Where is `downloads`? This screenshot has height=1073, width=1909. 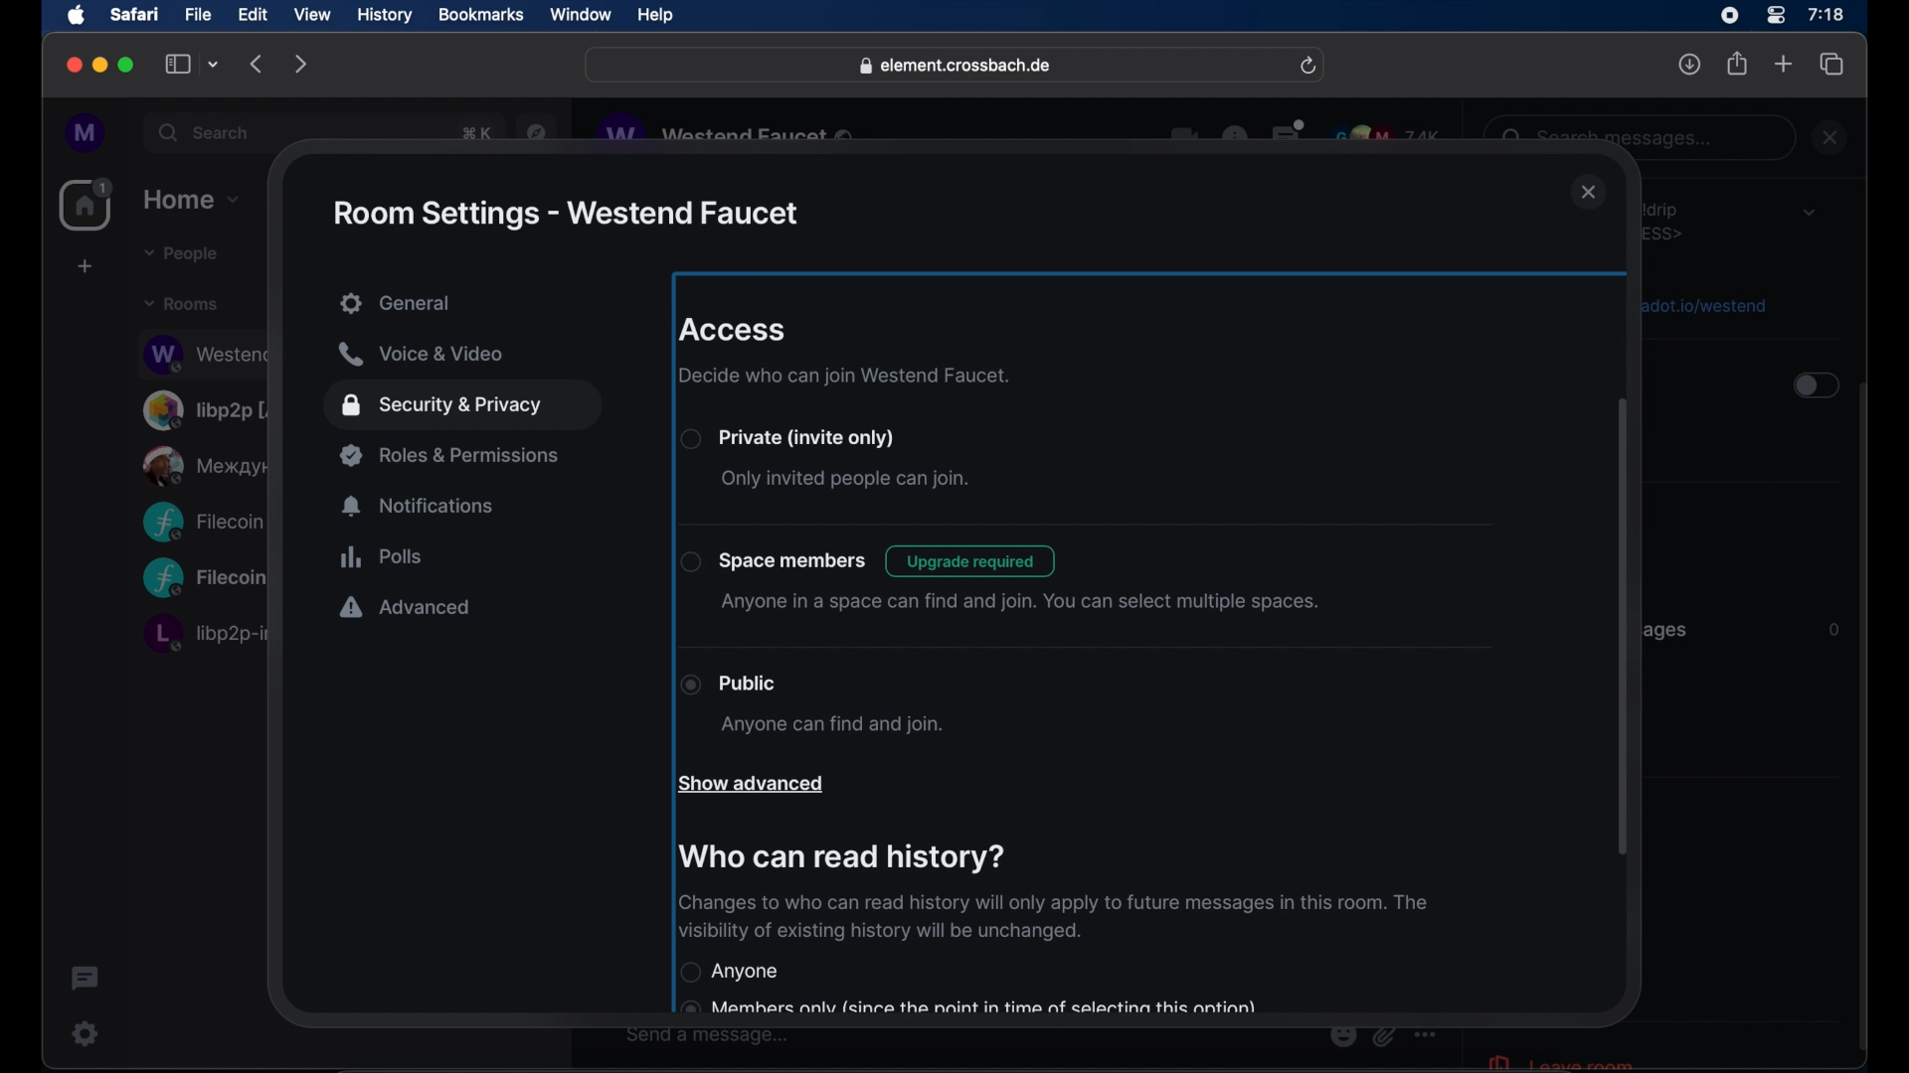 downloads is located at coordinates (1690, 64).